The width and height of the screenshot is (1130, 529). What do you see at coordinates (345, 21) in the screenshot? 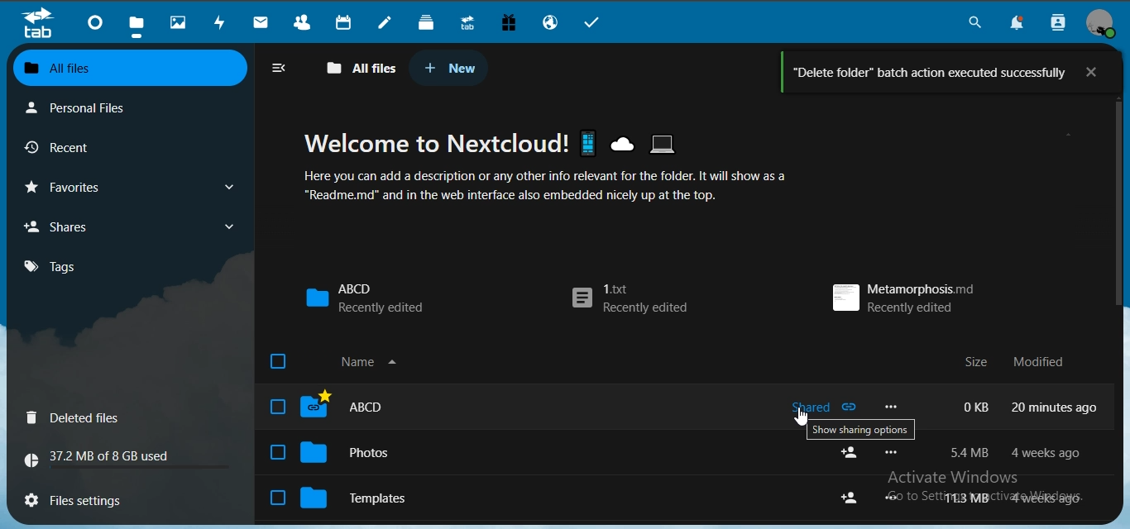
I see `calendar` at bounding box center [345, 21].